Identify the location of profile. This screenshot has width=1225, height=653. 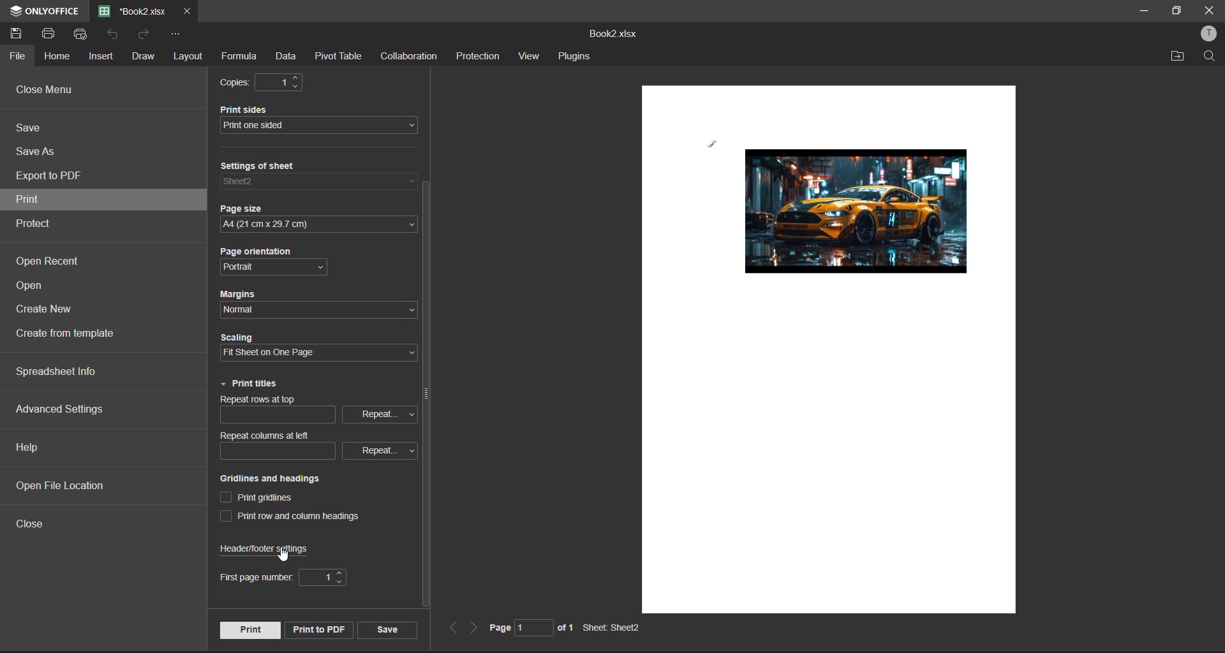
(1206, 35).